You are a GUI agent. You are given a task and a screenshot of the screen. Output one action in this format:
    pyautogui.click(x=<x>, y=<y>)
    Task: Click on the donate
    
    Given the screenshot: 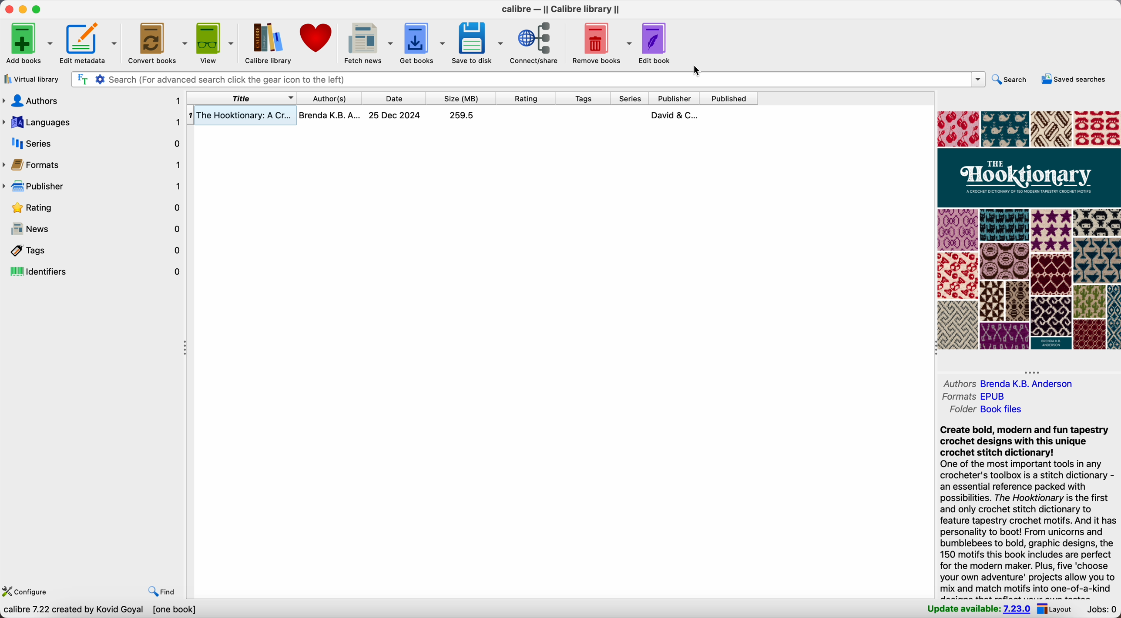 What is the action you would take?
    pyautogui.click(x=318, y=39)
    